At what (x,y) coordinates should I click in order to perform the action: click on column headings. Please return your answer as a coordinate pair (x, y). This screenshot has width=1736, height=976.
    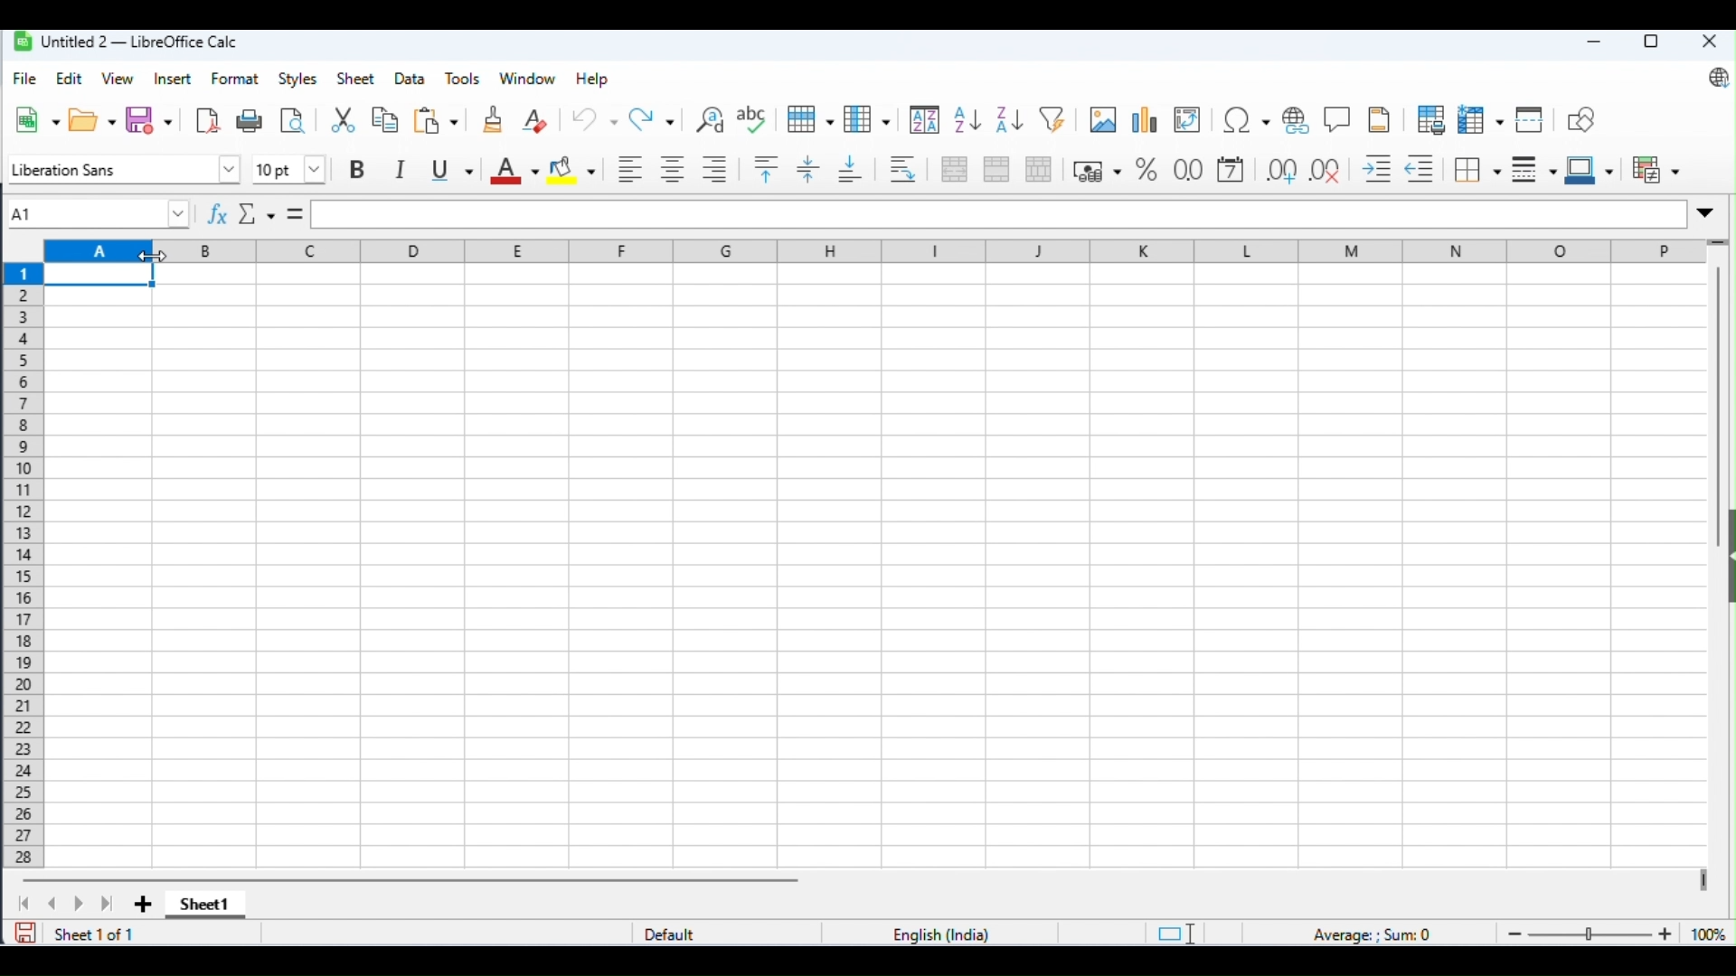
    Looking at the image, I should click on (878, 251).